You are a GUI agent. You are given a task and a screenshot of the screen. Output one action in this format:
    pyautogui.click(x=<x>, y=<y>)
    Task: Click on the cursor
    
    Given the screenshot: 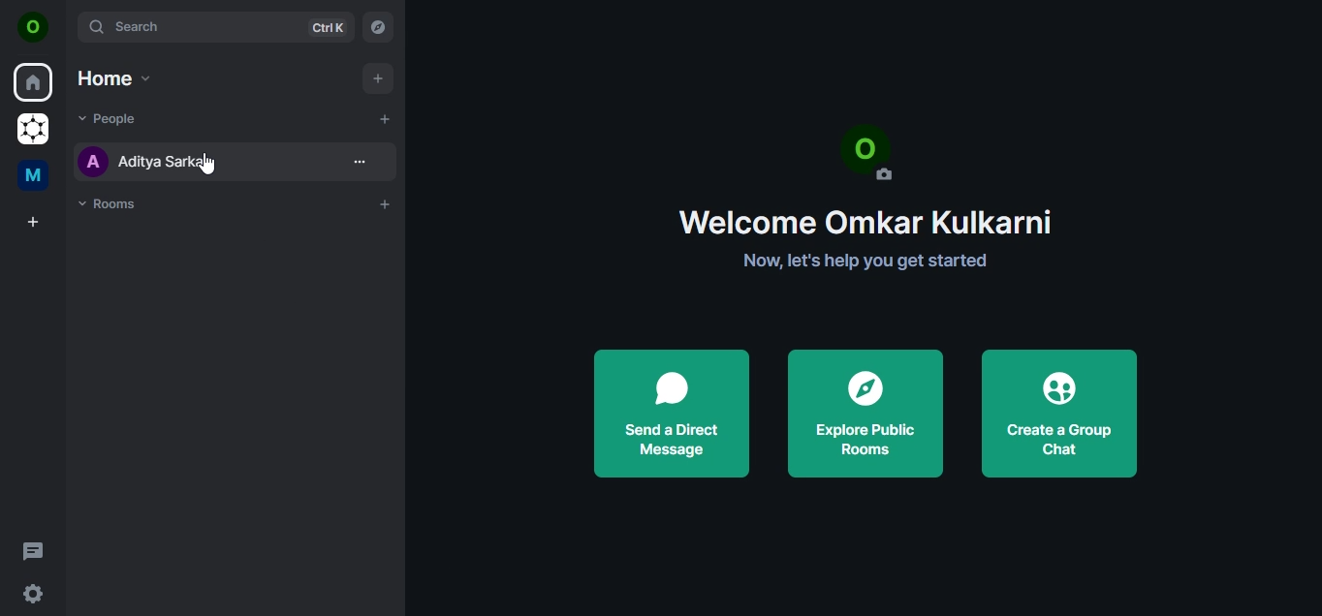 What is the action you would take?
    pyautogui.click(x=207, y=164)
    